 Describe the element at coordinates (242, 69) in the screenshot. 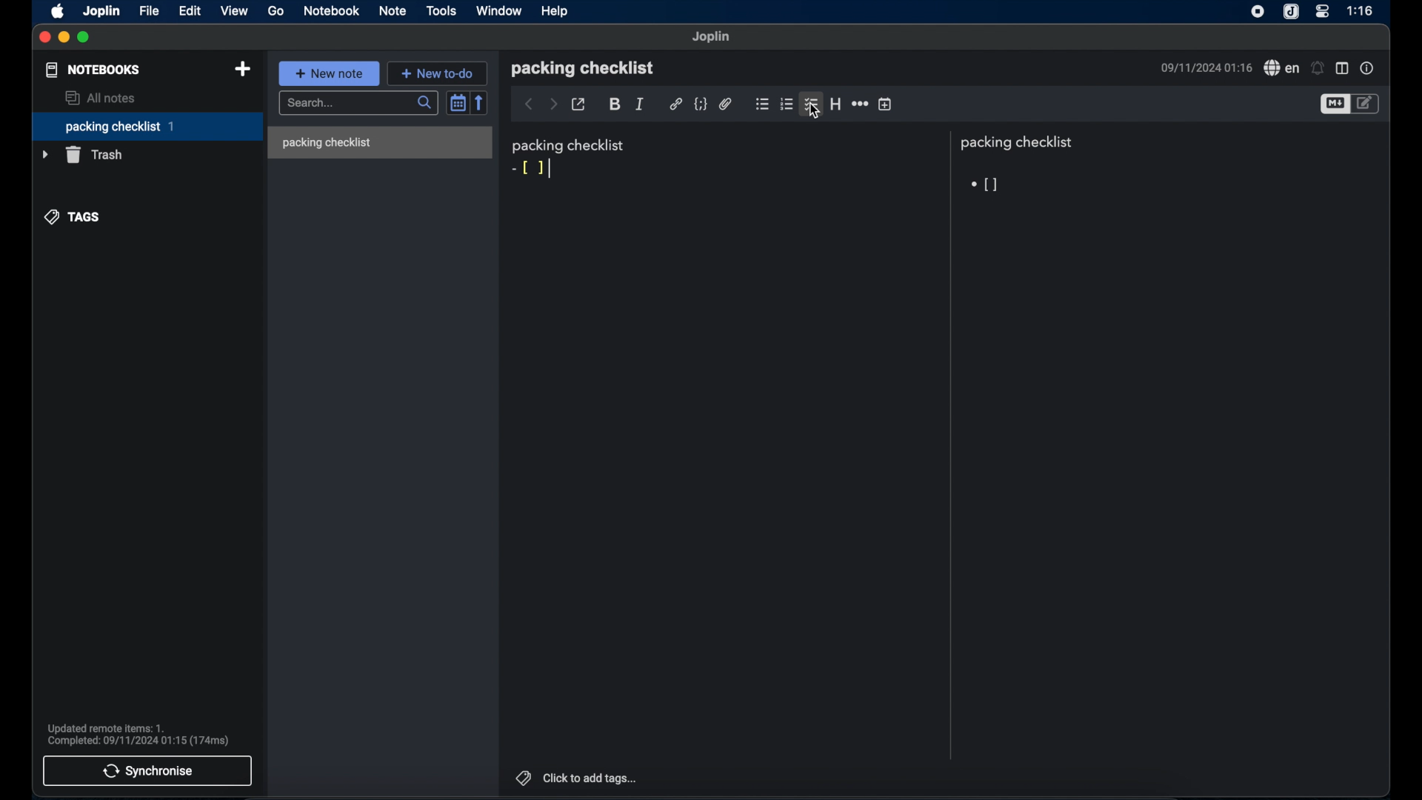

I see `new notebook` at that location.